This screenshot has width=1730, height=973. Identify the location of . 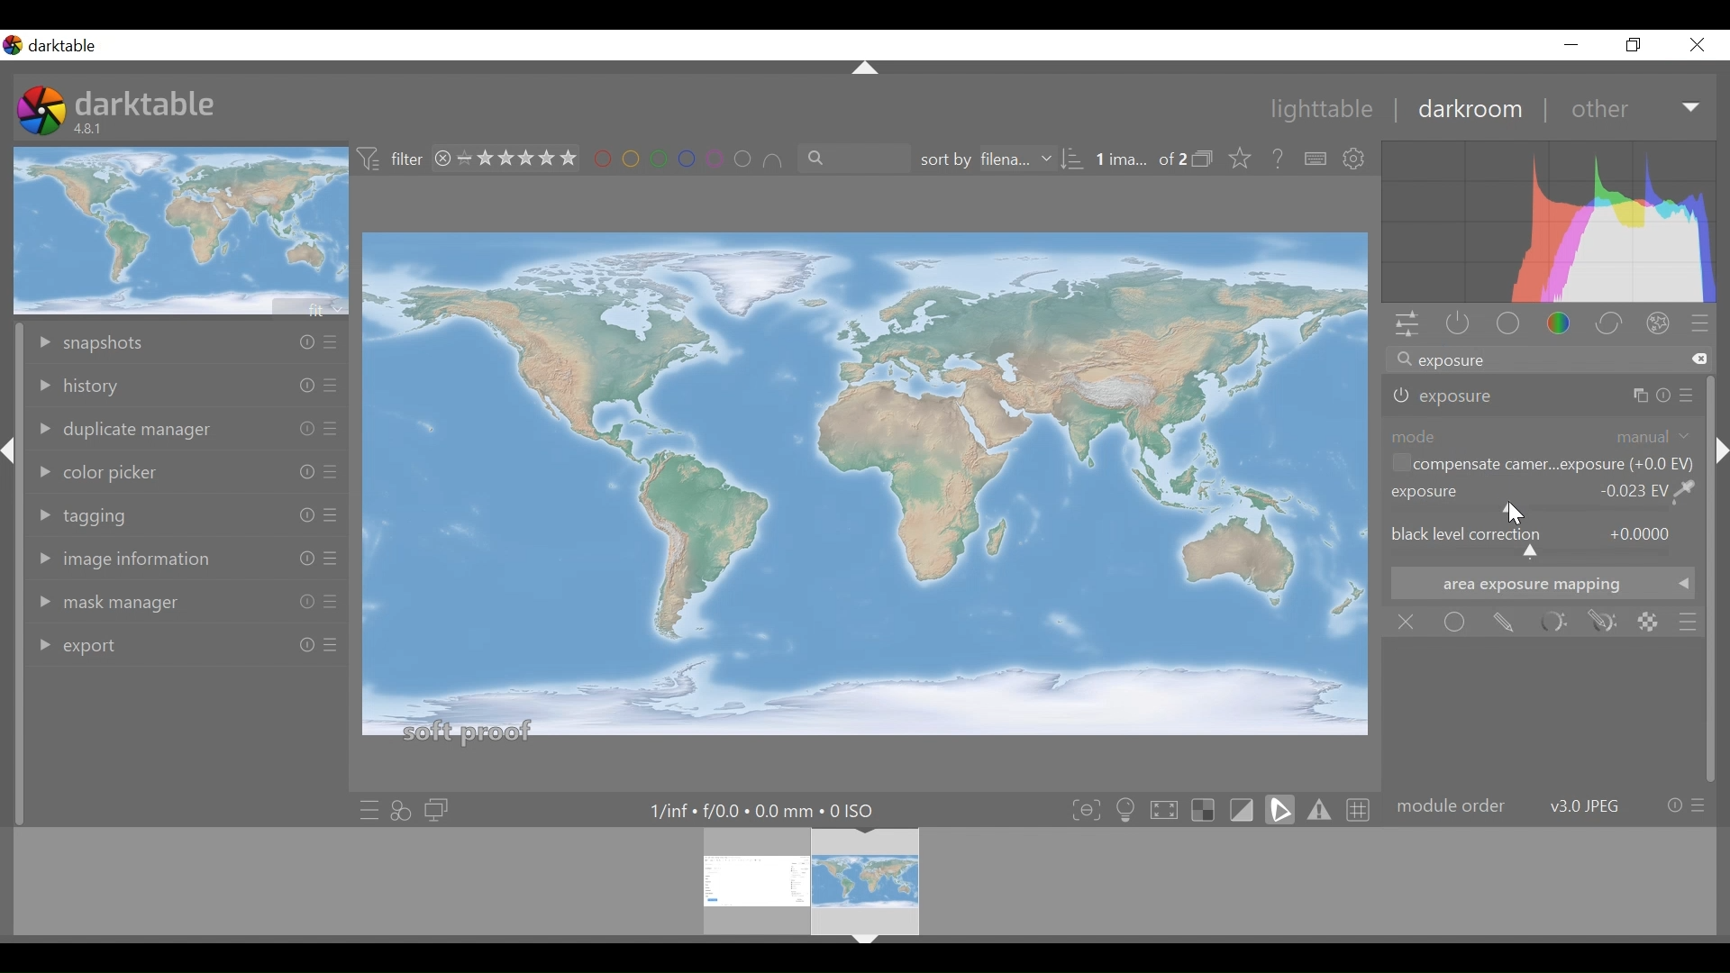
(296, 470).